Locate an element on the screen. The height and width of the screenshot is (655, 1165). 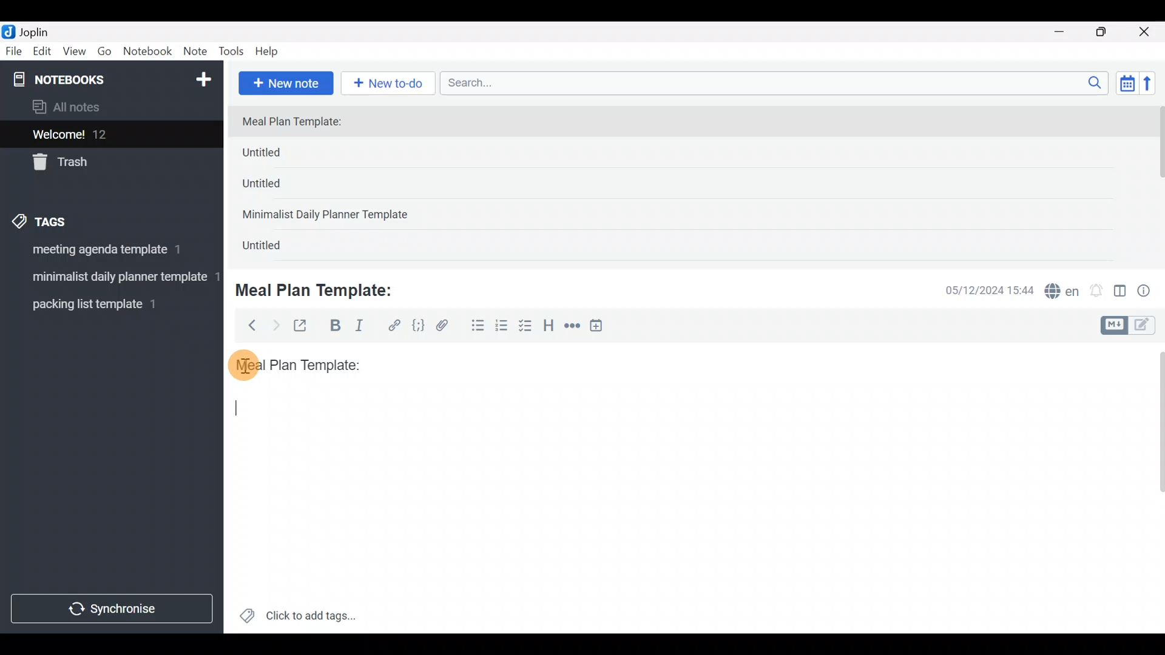
Note properties is located at coordinates (1149, 292).